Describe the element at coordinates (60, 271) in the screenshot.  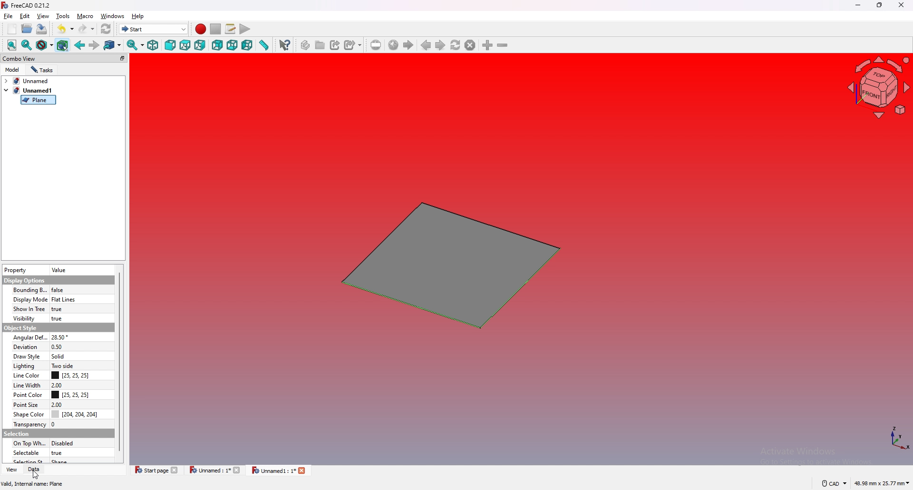
I see `value` at that location.